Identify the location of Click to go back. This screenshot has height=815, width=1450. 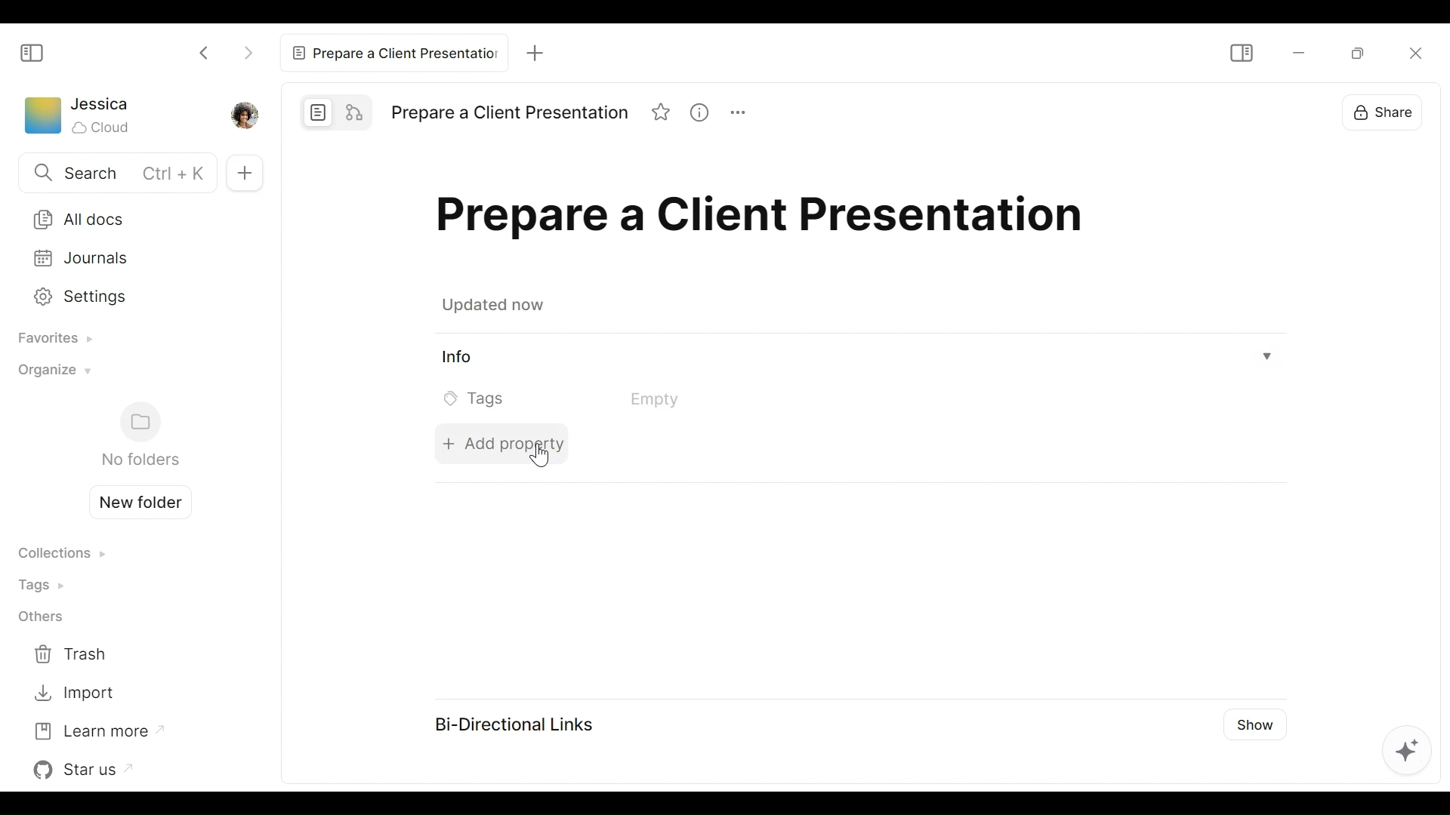
(205, 51).